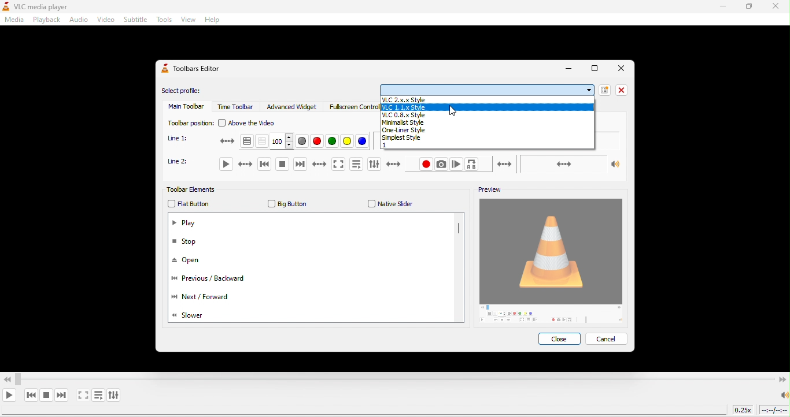 The height and width of the screenshot is (417, 790). What do you see at coordinates (294, 107) in the screenshot?
I see `advanced widget` at bounding box center [294, 107].